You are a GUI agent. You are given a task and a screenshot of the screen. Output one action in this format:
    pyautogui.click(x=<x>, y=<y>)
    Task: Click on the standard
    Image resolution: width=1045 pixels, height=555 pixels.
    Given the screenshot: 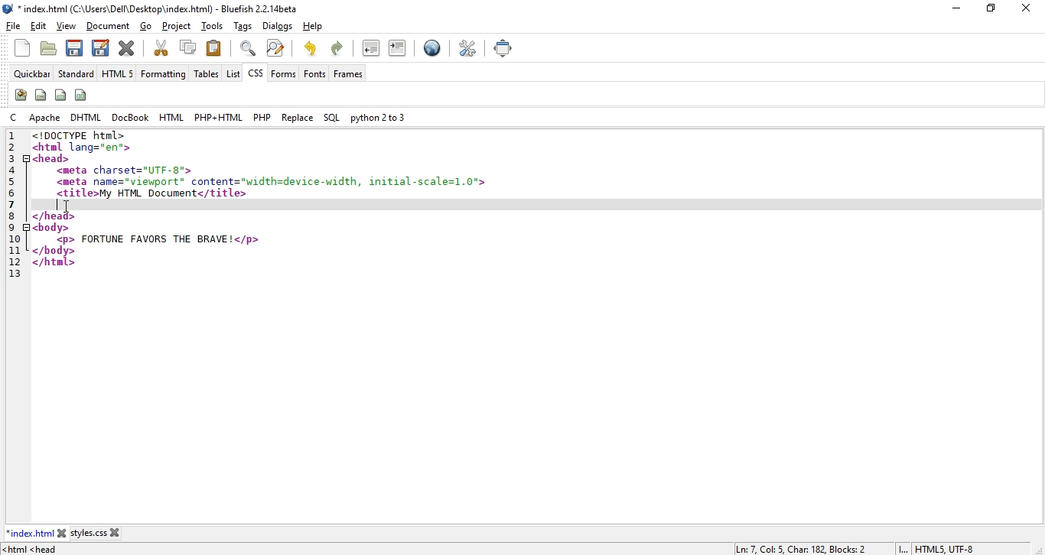 What is the action you would take?
    pyautogui.click(x=77, y=74)
    